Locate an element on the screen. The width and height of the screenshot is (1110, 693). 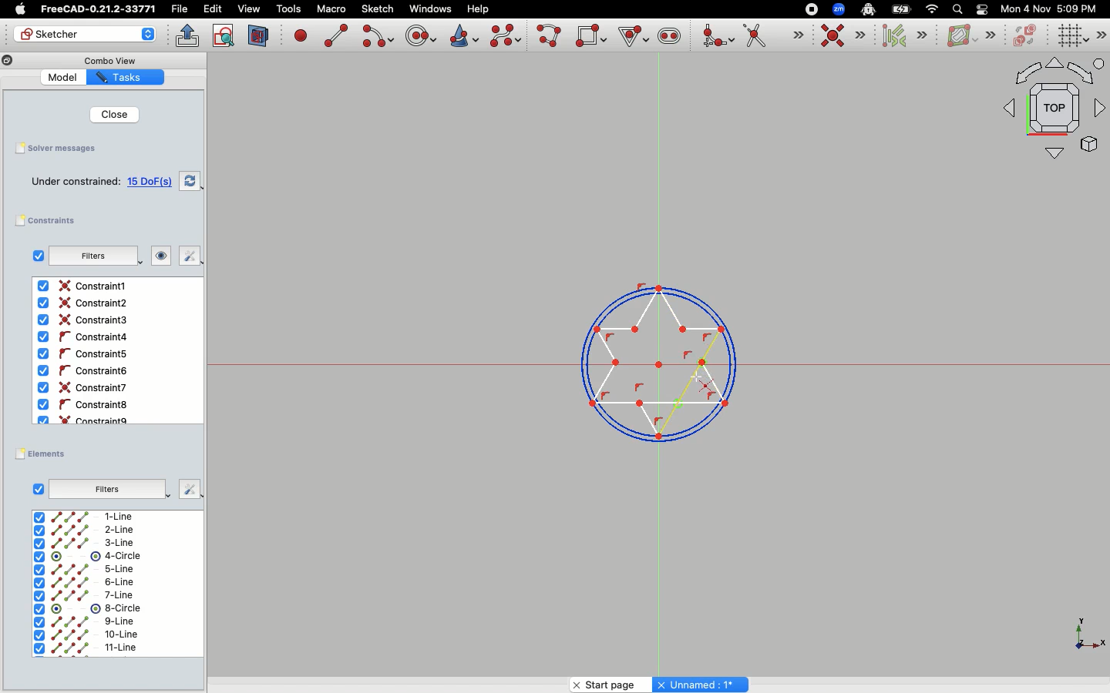
FreeCAD-0.21.2-33771 is located at coordinates (98, 9).